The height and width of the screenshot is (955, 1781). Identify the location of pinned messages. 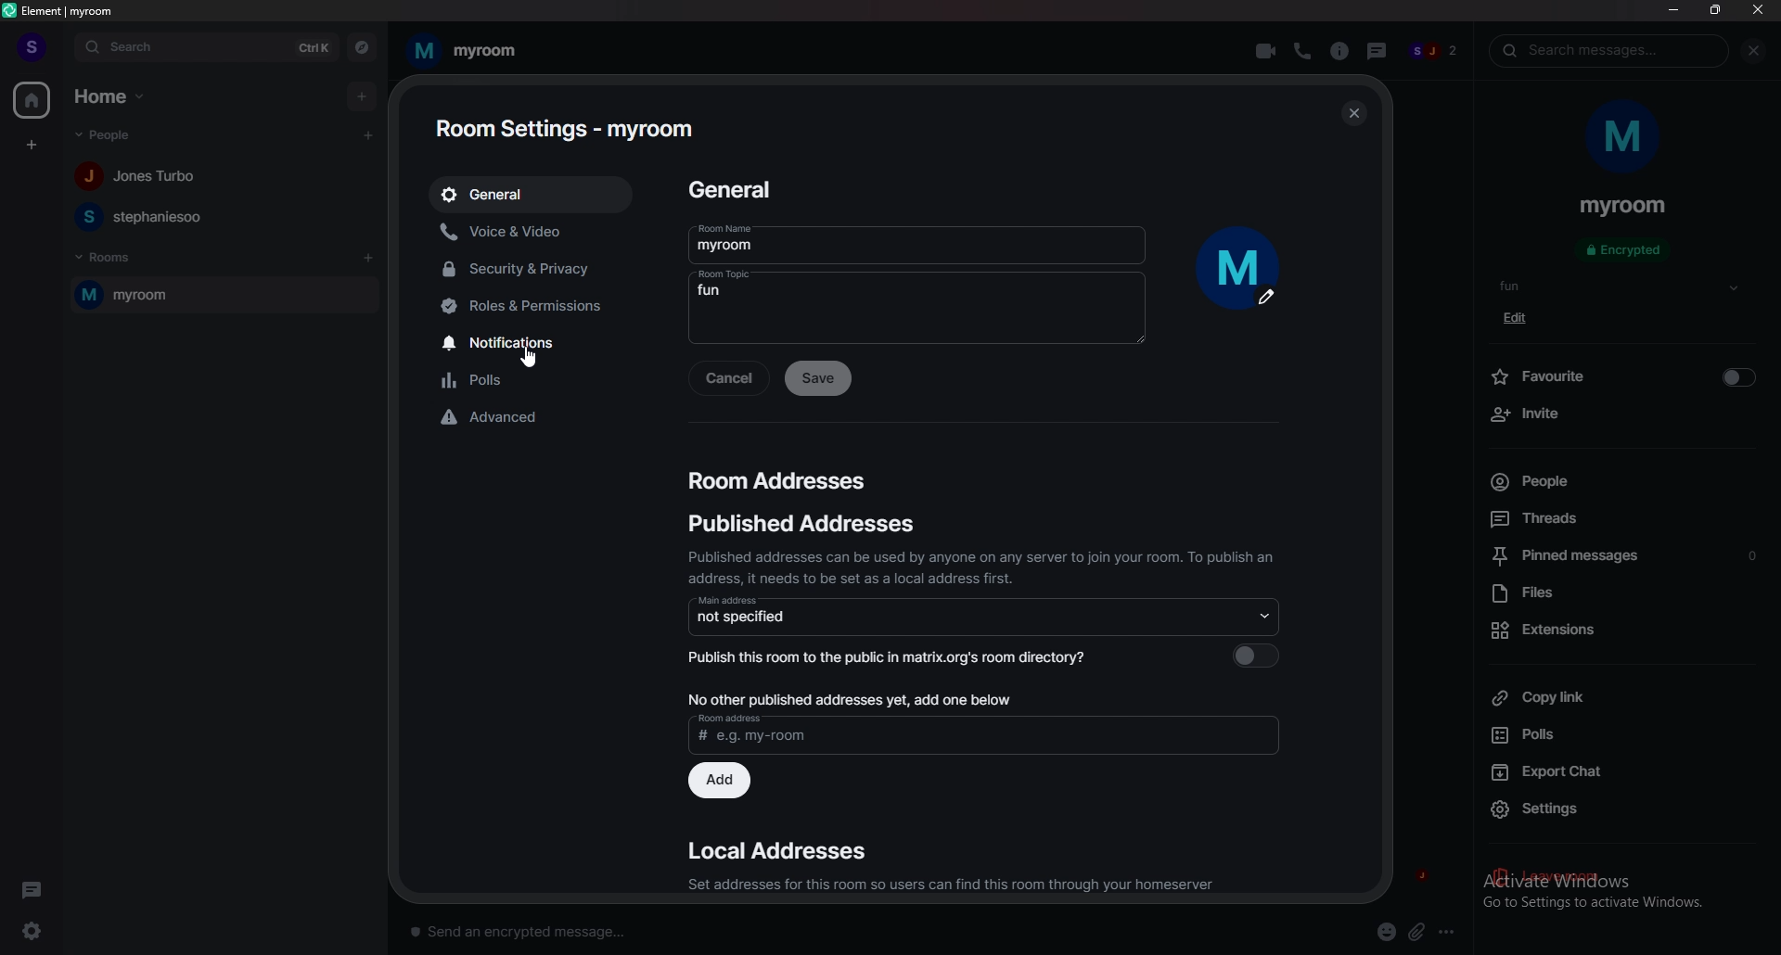
(1626, 558).